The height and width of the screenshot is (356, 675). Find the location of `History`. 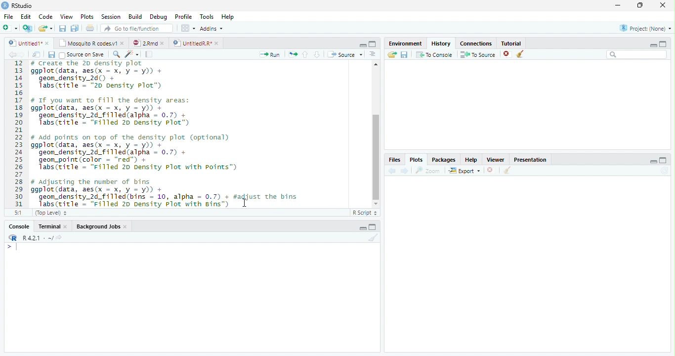

History is located at coordinates (441, 44).